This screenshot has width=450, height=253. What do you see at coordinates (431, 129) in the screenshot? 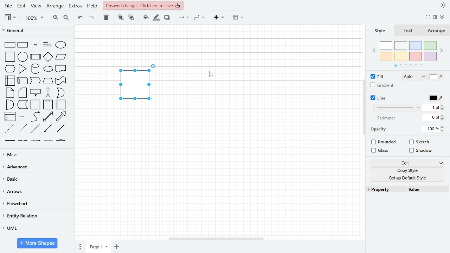
I see `current opacity` at bounding box center [431, 129].